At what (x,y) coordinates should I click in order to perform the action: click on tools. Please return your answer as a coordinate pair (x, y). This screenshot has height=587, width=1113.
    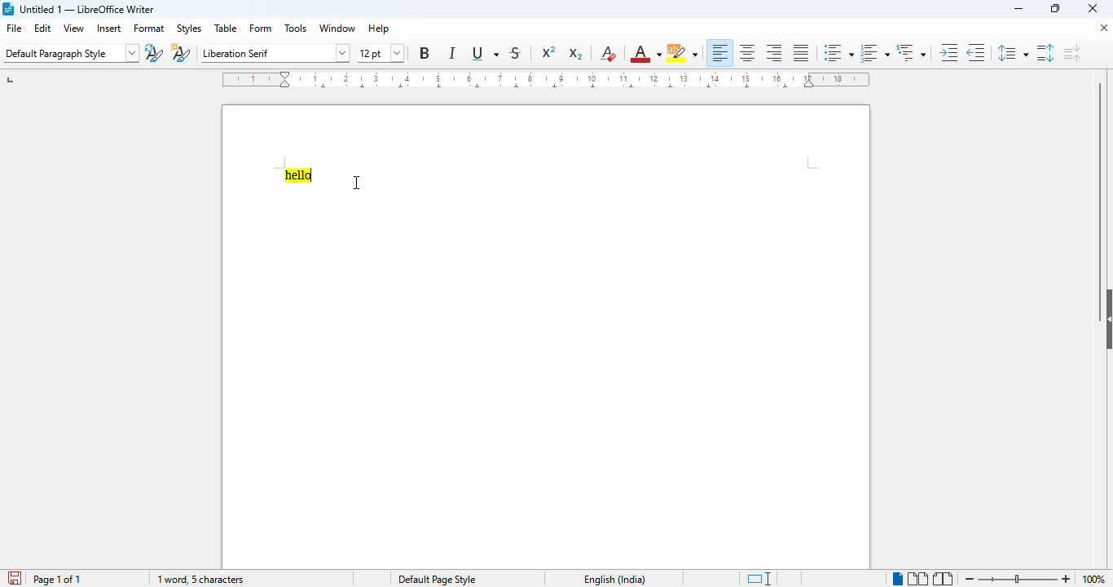
    Looking at the image, I should click on (296, 29).